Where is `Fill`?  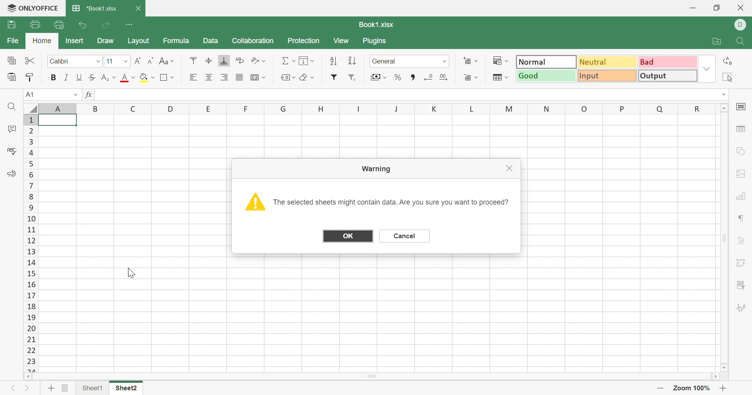
Fill is located at coordinates (305, 61).